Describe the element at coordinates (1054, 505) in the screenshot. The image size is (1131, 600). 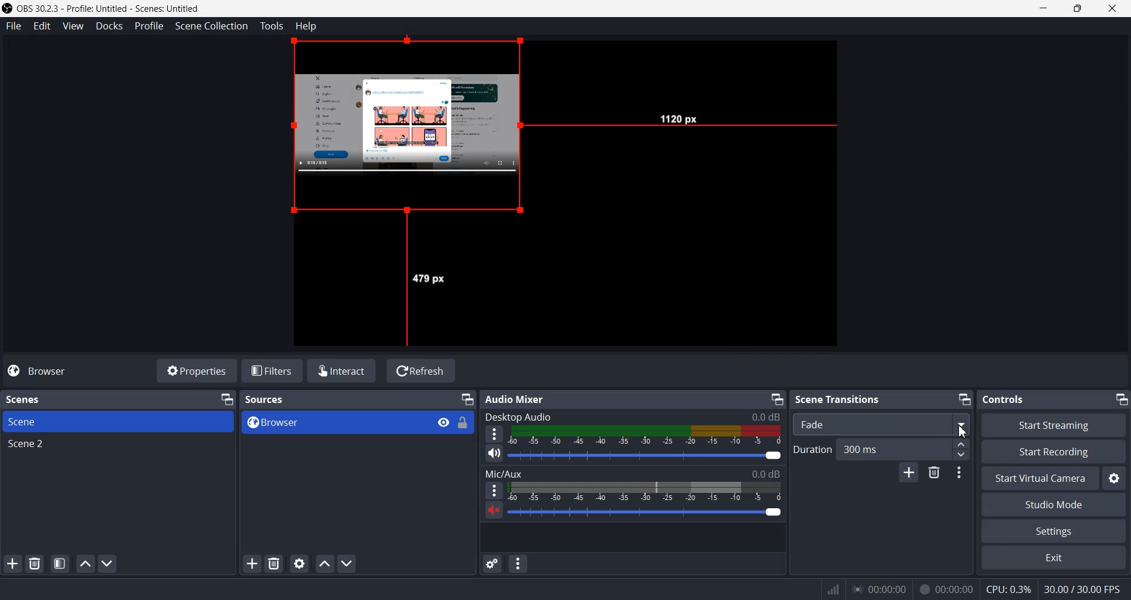
I see `Studio Mode` at that location.